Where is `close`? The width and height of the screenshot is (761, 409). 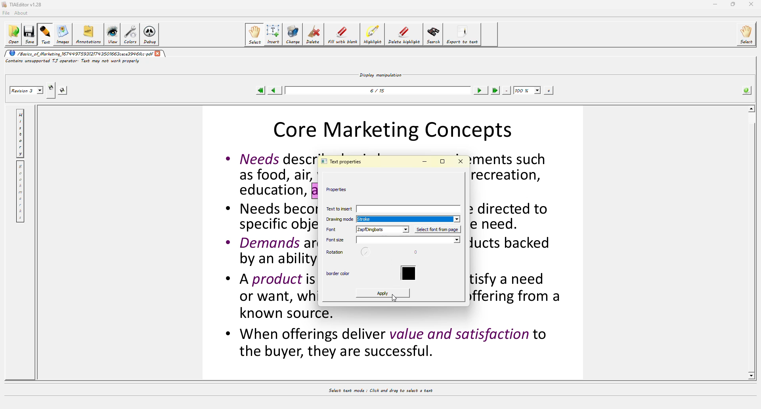
close is located at coordinates (159, 54).